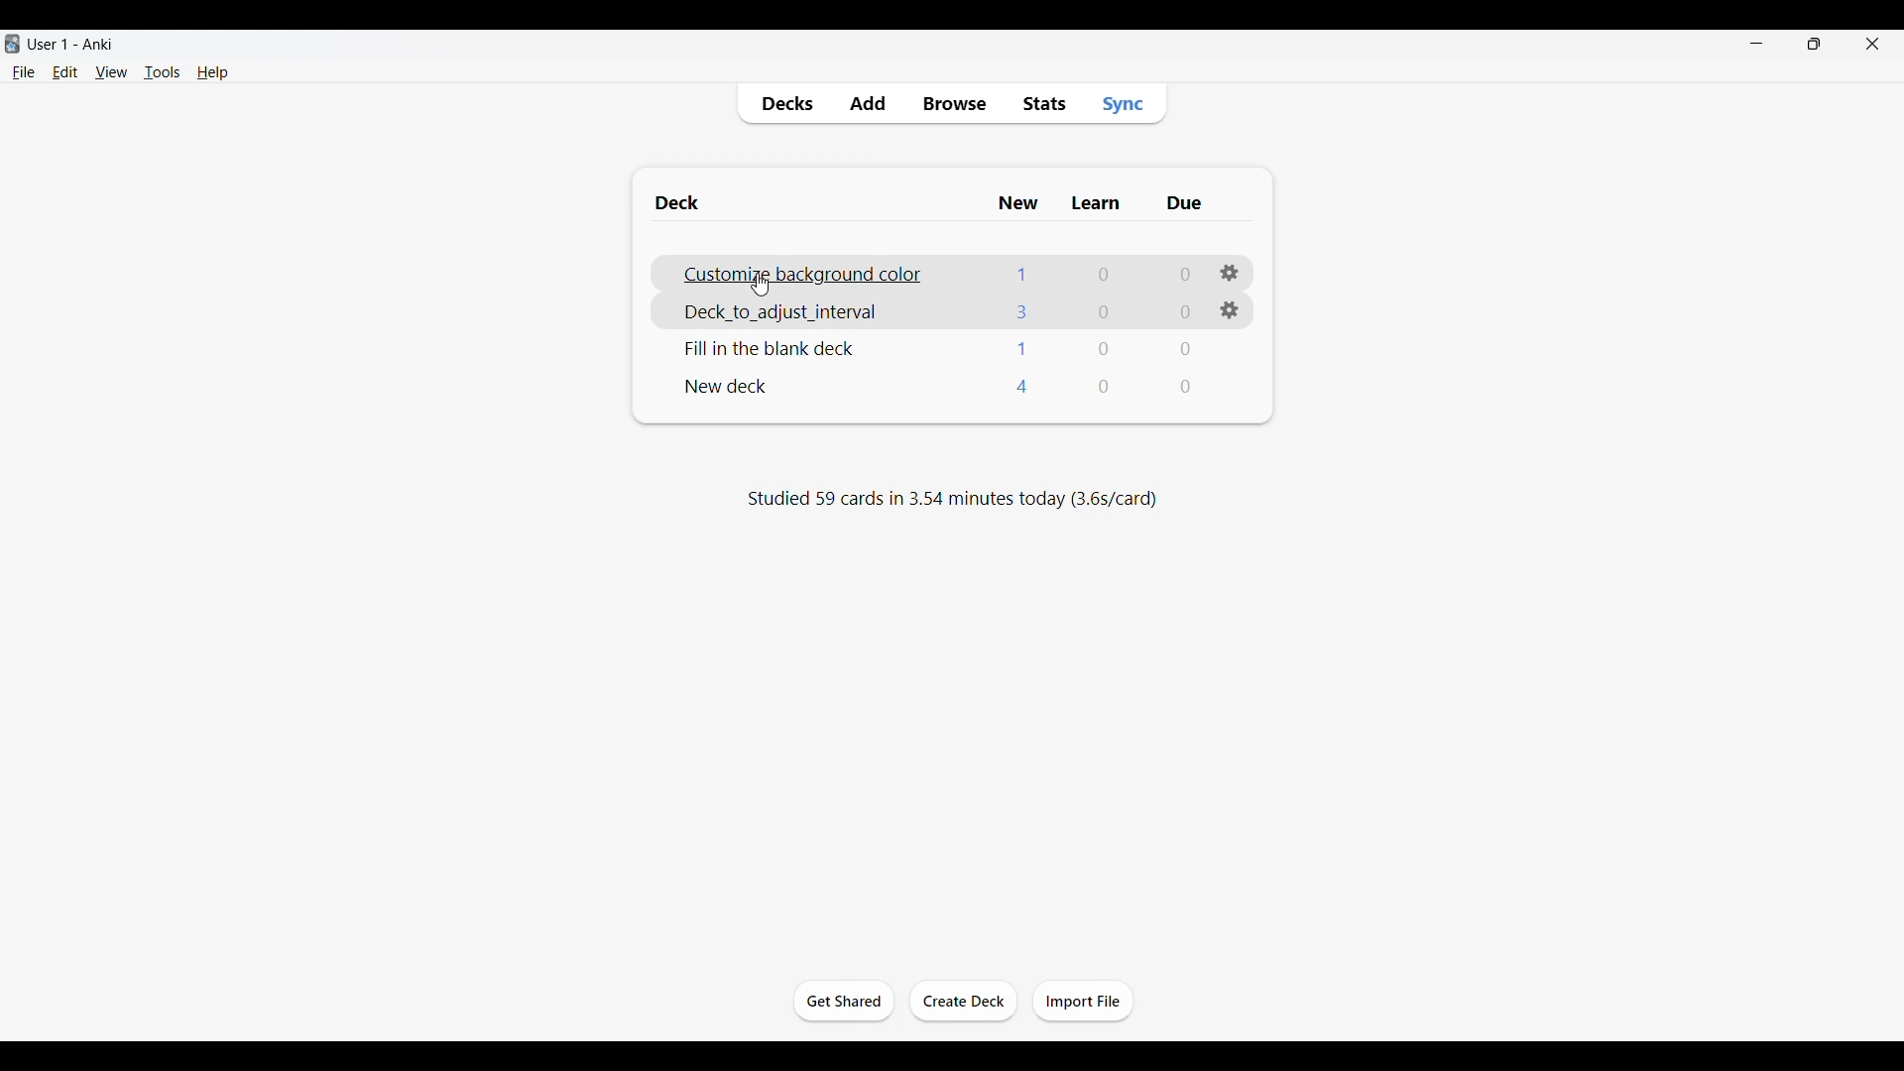 This screenshot has height=1071, width=1904. Describe the element at coordinates (1103, 274) in the screenshot. I see `Details specific to each column and deck` at that location.